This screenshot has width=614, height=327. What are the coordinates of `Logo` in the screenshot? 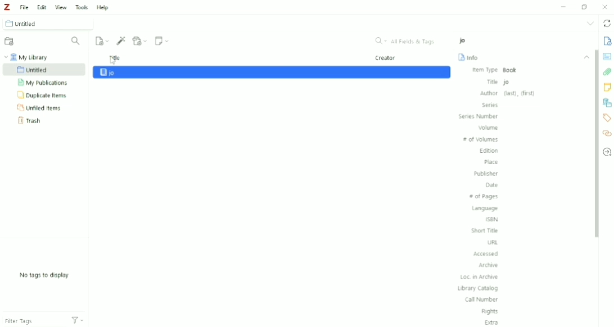 It's located at (7, 7).